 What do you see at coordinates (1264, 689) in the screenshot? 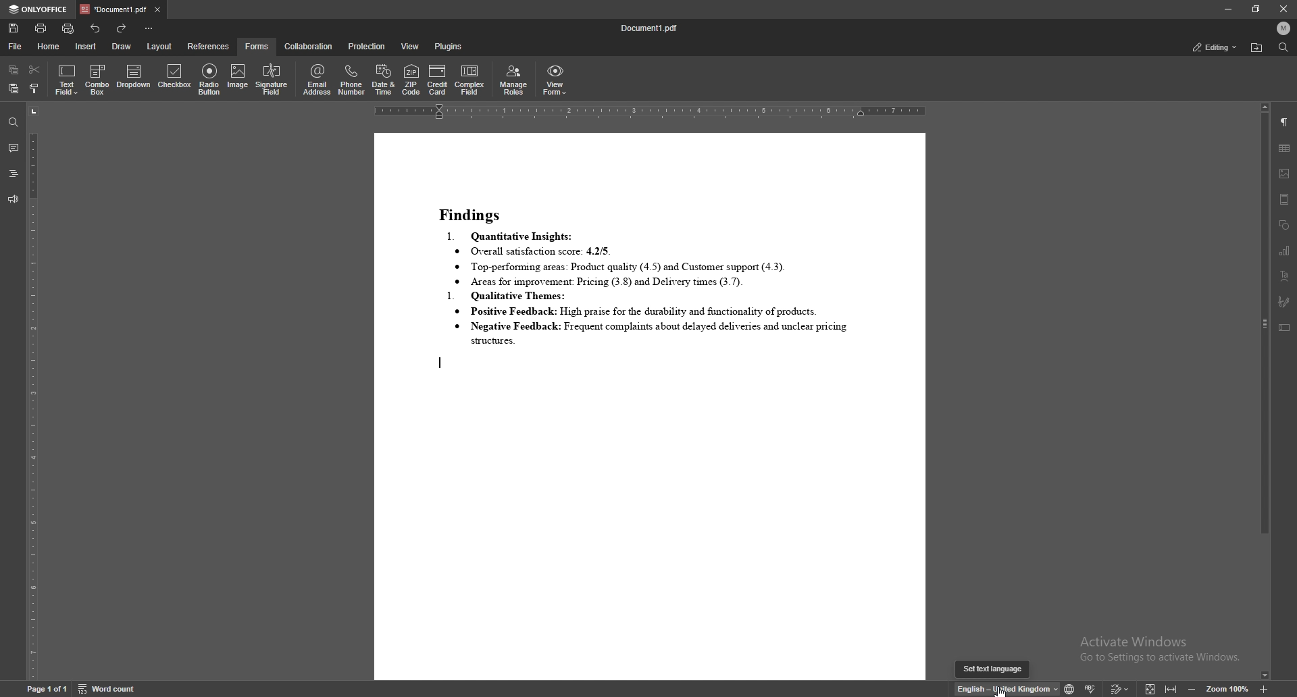
I see `zoom in` at bounding box center [1264, 689].